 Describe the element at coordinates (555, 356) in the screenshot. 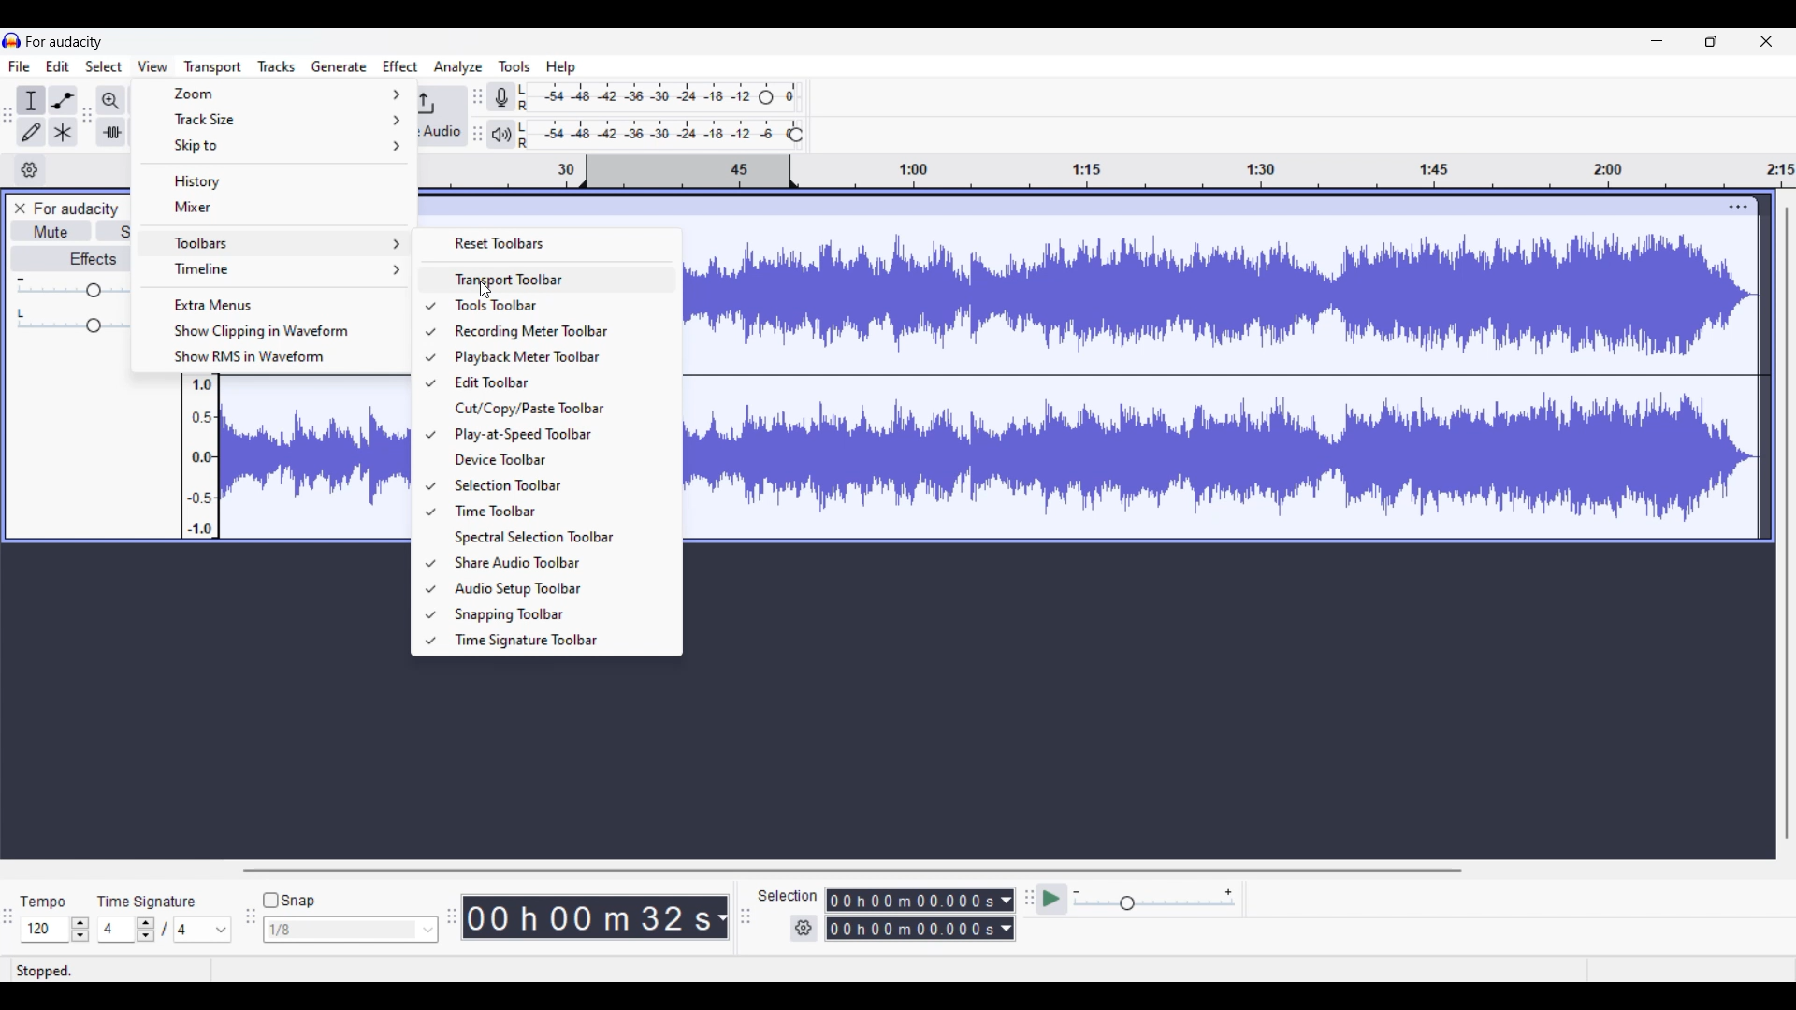

I see `Playback meter toolbar` at that location.